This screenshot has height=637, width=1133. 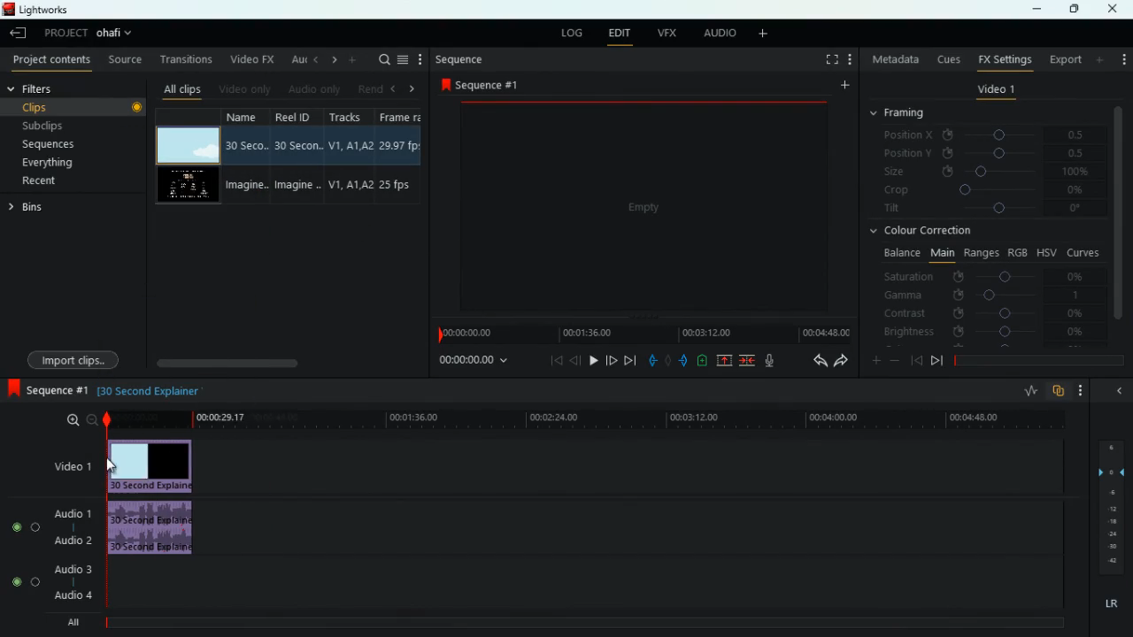 What do you see at coordinates (1019, 251) in the screenshot?
I see `rgb` at bounding box center [1019, 251].